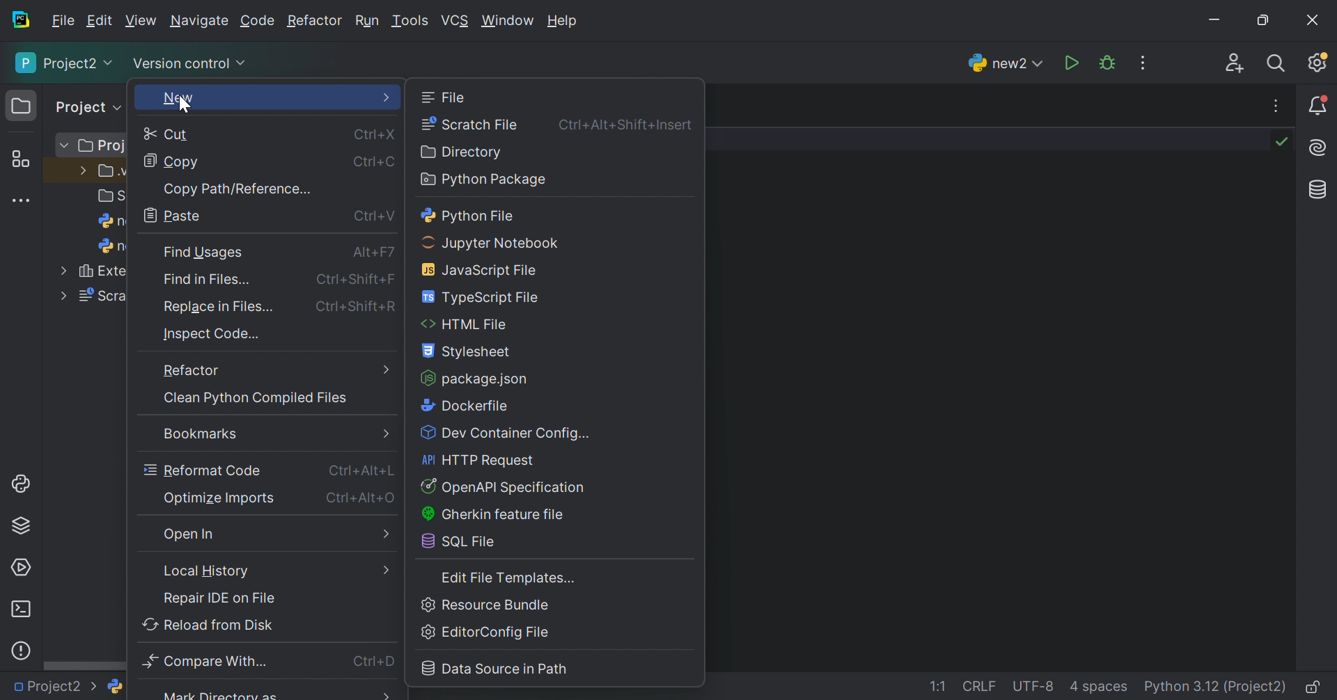 The height and width of the screenshot is (700, 1337). Describe the element at coordinates (1107, 63) in the screenshot. I see `Debug` at that location.